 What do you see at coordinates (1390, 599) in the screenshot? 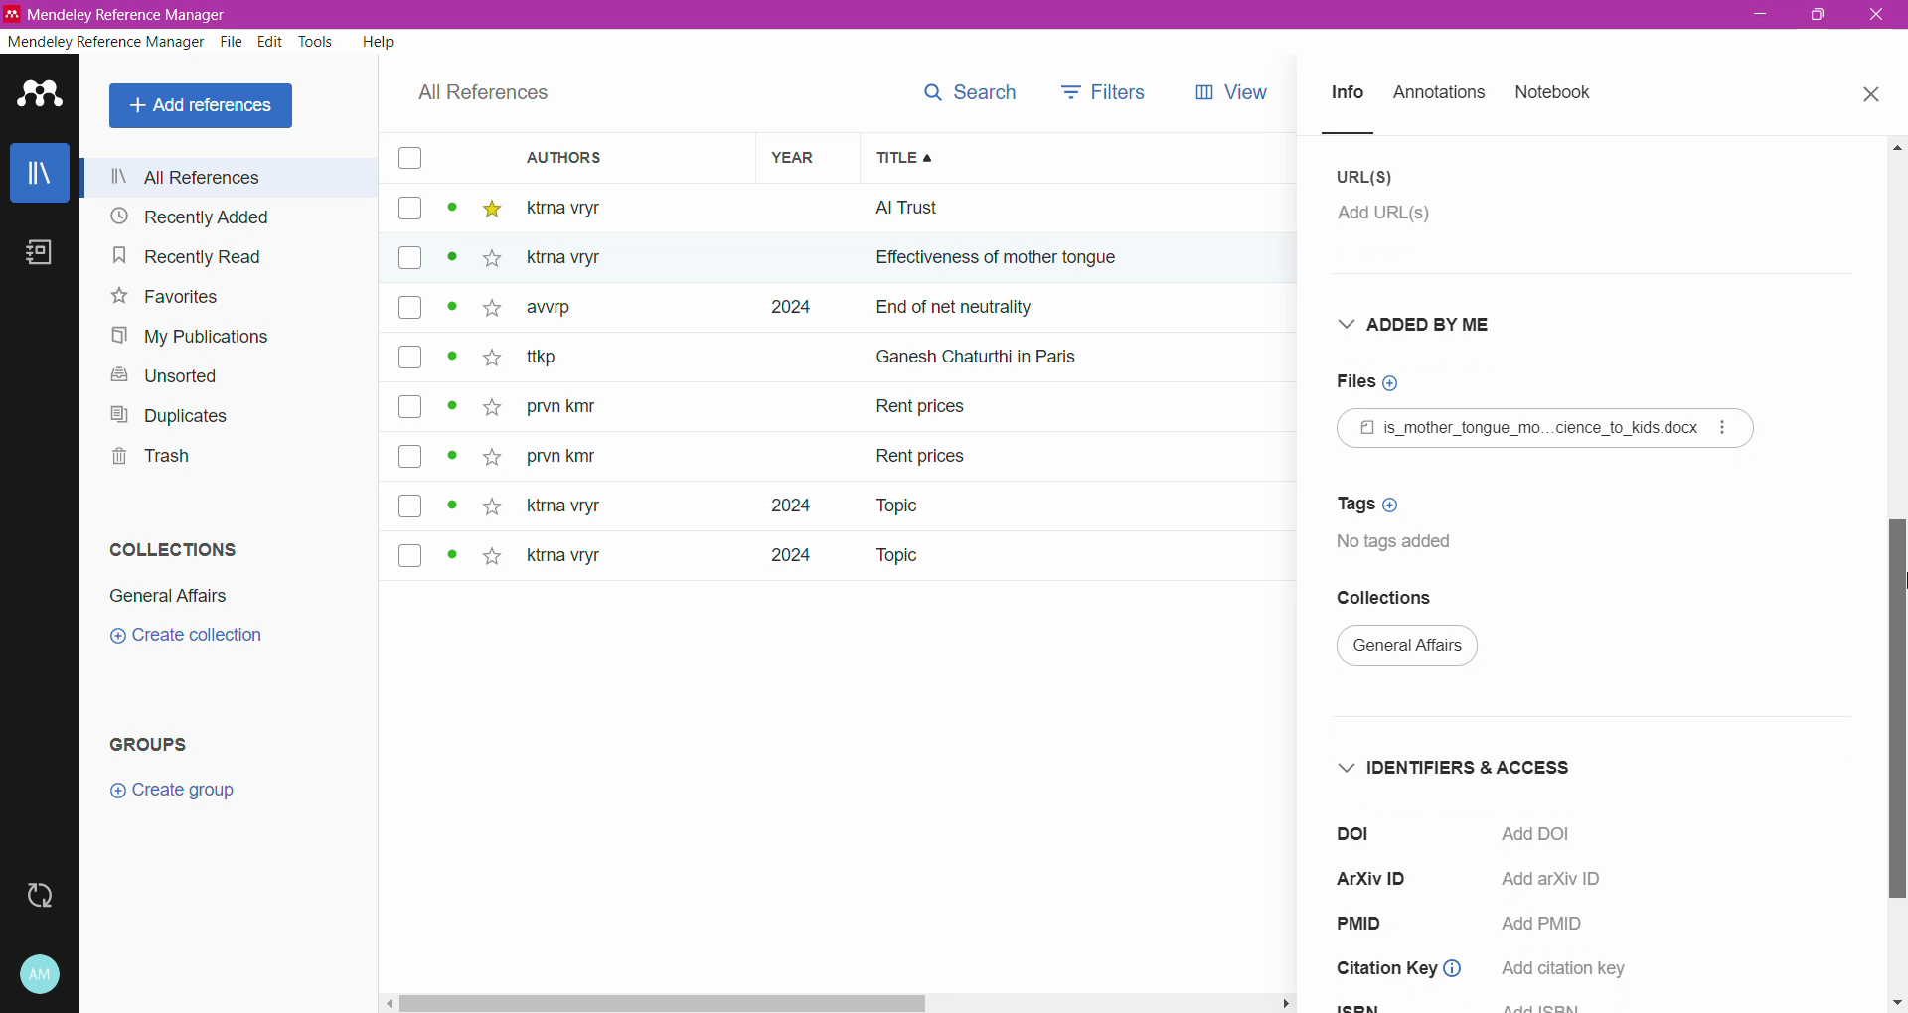
I see `Collections` at bounding box center [1390, 599].